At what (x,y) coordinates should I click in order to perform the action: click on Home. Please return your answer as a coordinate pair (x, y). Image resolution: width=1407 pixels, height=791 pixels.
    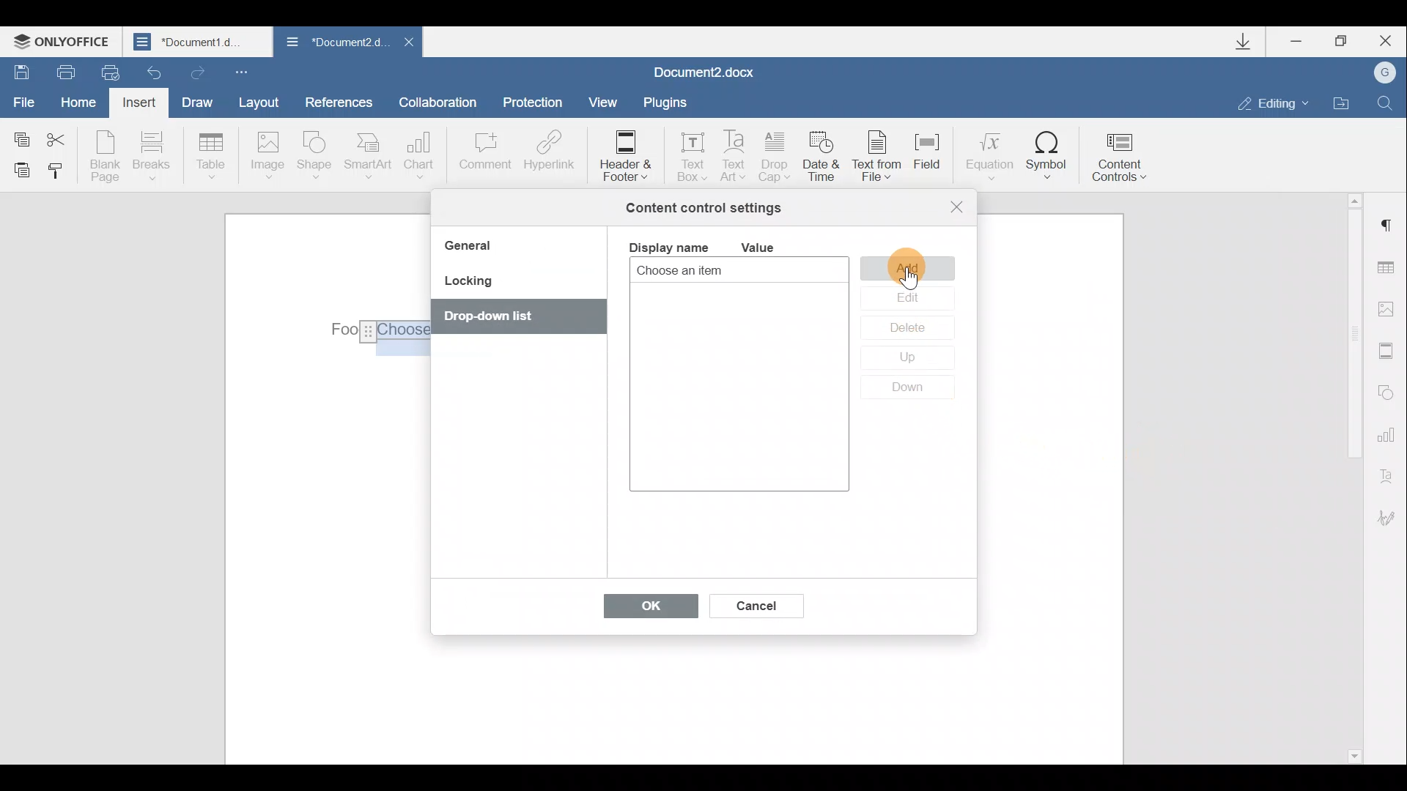
    Looking at the image, I should click on (84, 104).